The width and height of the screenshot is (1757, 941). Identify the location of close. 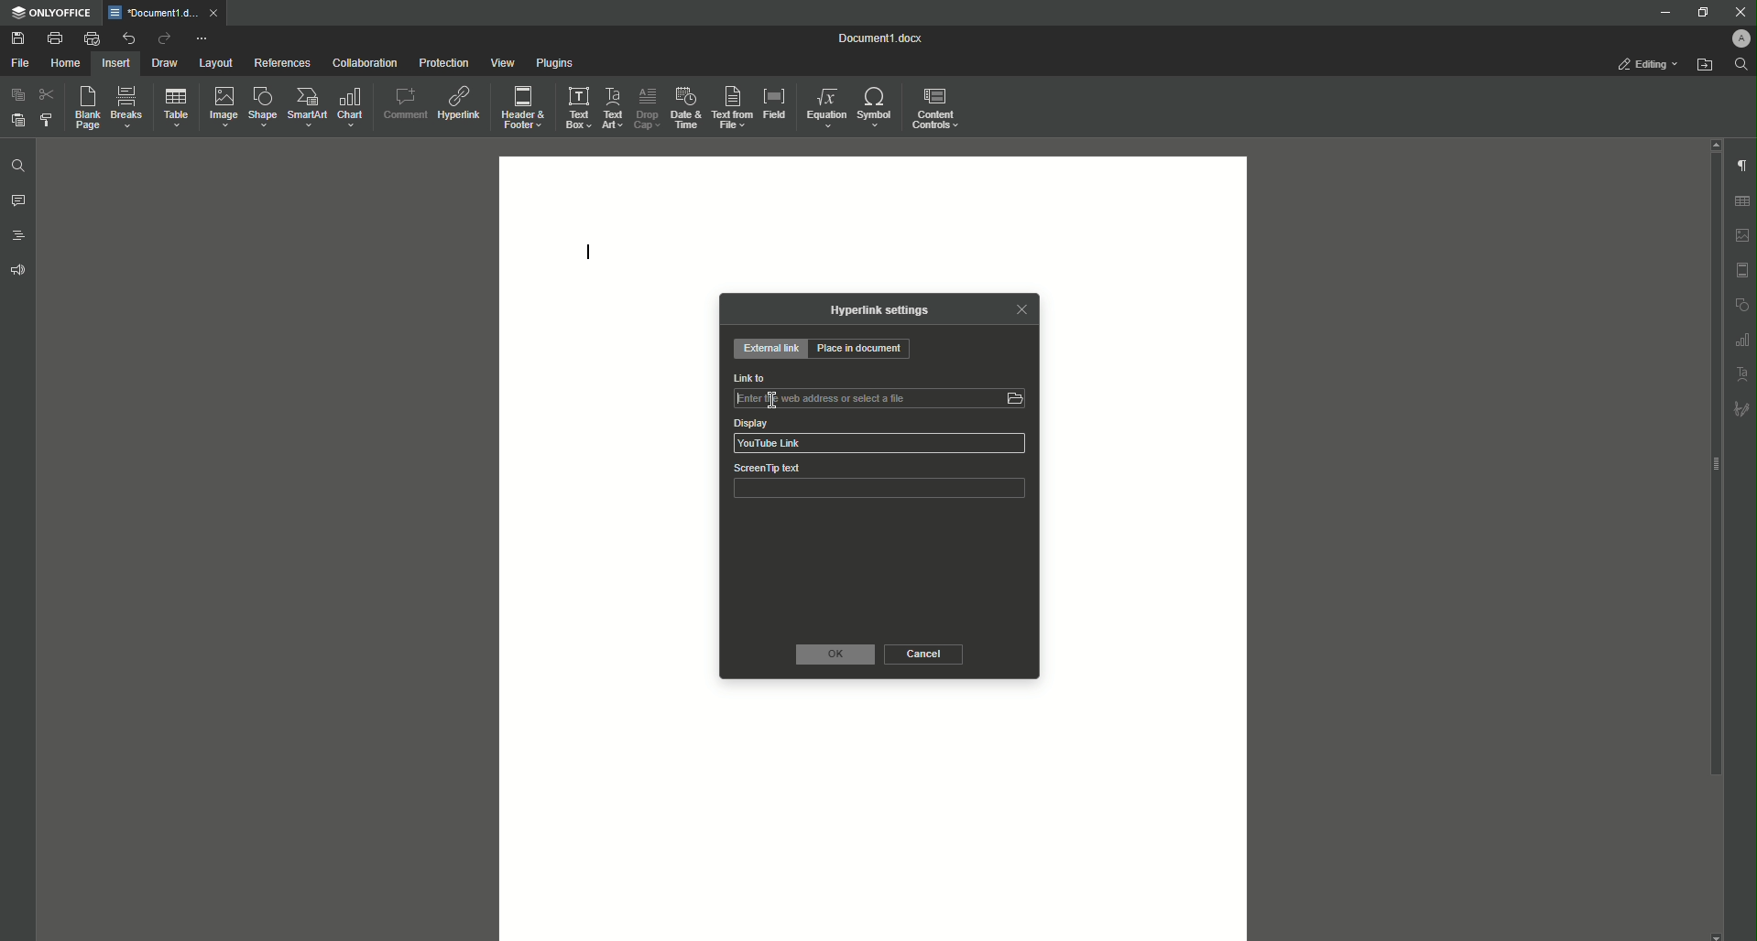
(215, 12).